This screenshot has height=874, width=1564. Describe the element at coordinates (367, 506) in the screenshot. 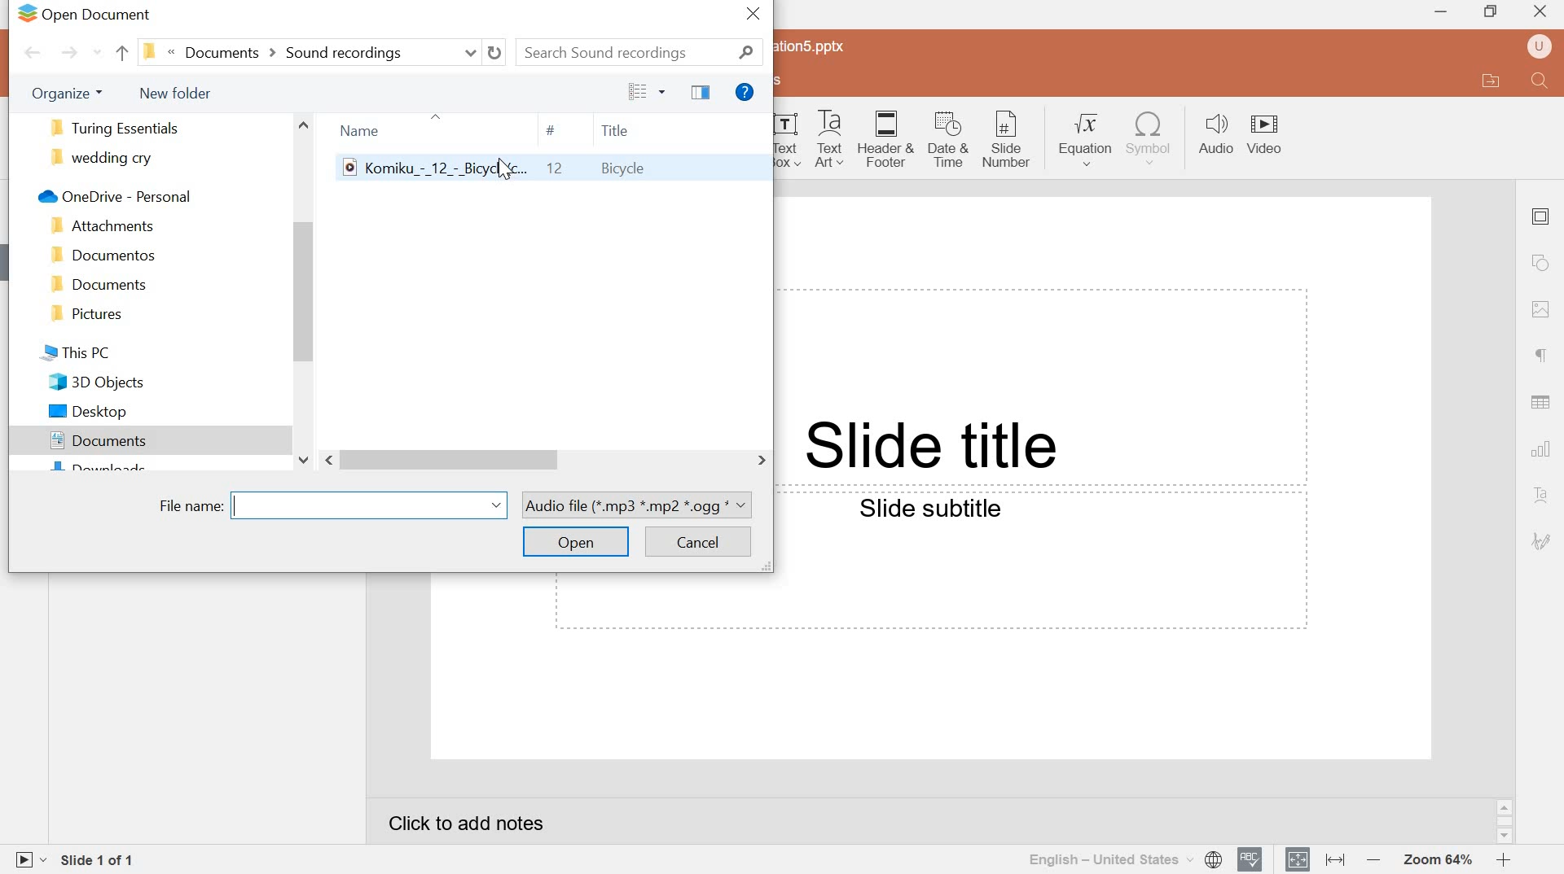

I see `name bar` at that location.